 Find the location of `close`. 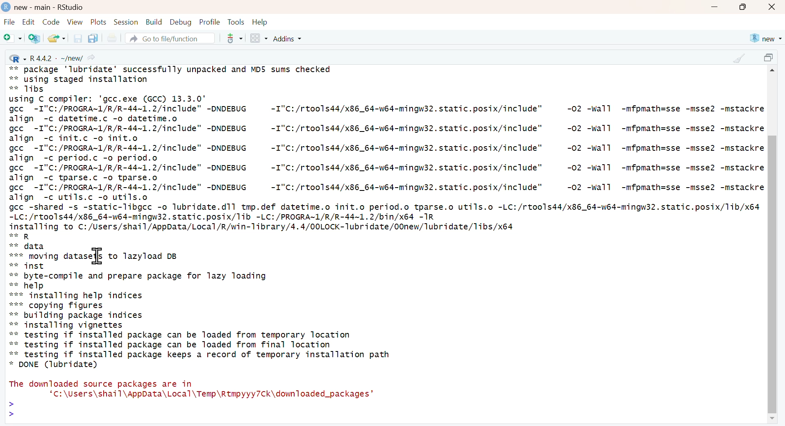

close is located at coordinates (773, 7).